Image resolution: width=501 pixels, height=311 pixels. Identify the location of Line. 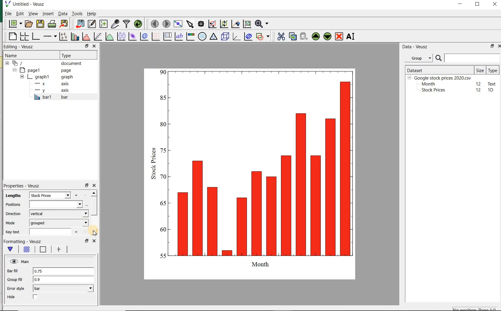
(43, 250).